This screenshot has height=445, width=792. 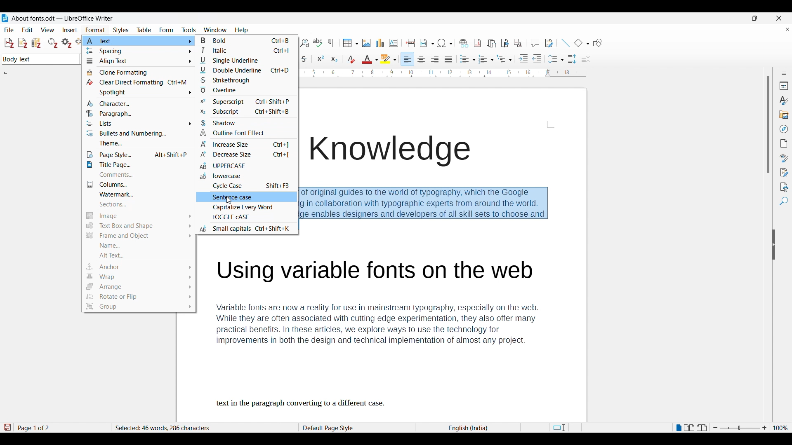 I want to click on Anchor, so click(x=140, y=266).